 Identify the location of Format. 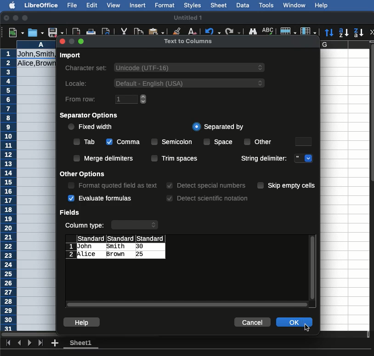
(165, 6).